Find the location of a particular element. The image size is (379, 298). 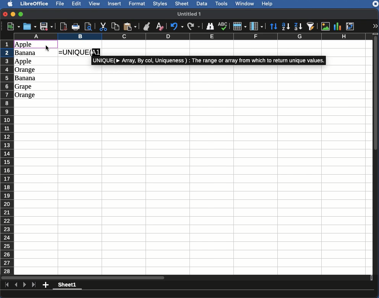

Print is located at coordinates (76, 27).